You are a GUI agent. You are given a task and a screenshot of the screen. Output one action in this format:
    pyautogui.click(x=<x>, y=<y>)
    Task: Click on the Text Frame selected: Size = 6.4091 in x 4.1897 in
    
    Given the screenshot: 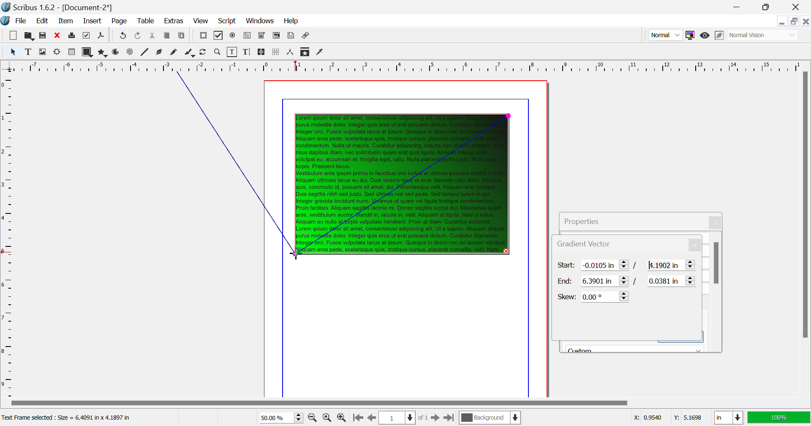 What is the action you would take?
    pyautogui.click(x=68, y=418)
    